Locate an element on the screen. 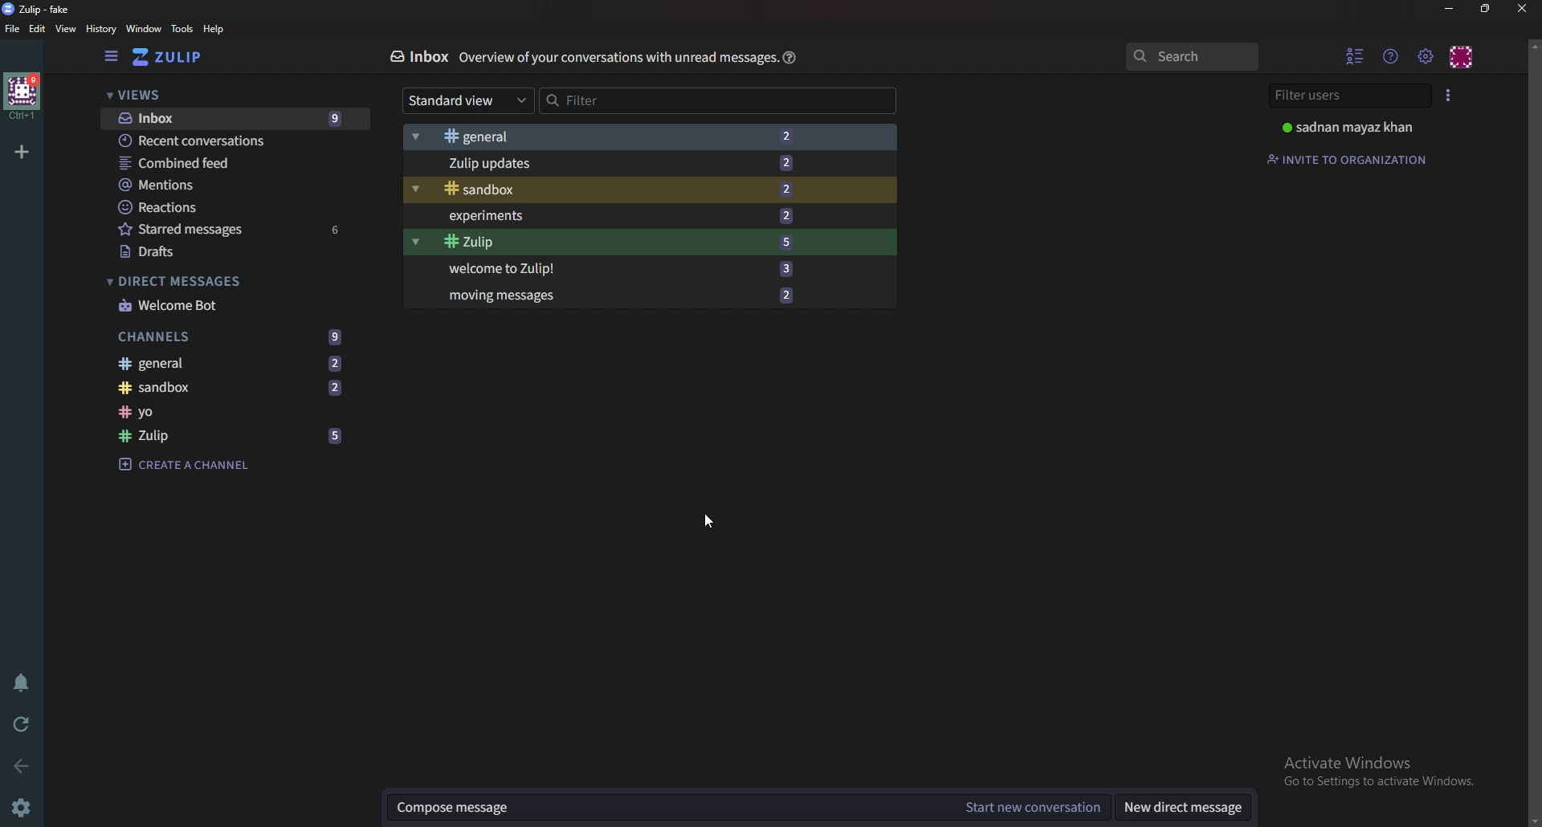  Standard view is located at coordinates (465, 102).